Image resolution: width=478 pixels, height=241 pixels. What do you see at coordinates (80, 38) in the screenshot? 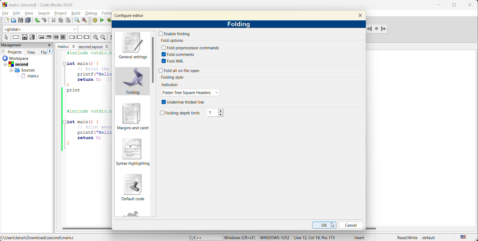
I see `continue instruction` at bounding box center [80, 38].